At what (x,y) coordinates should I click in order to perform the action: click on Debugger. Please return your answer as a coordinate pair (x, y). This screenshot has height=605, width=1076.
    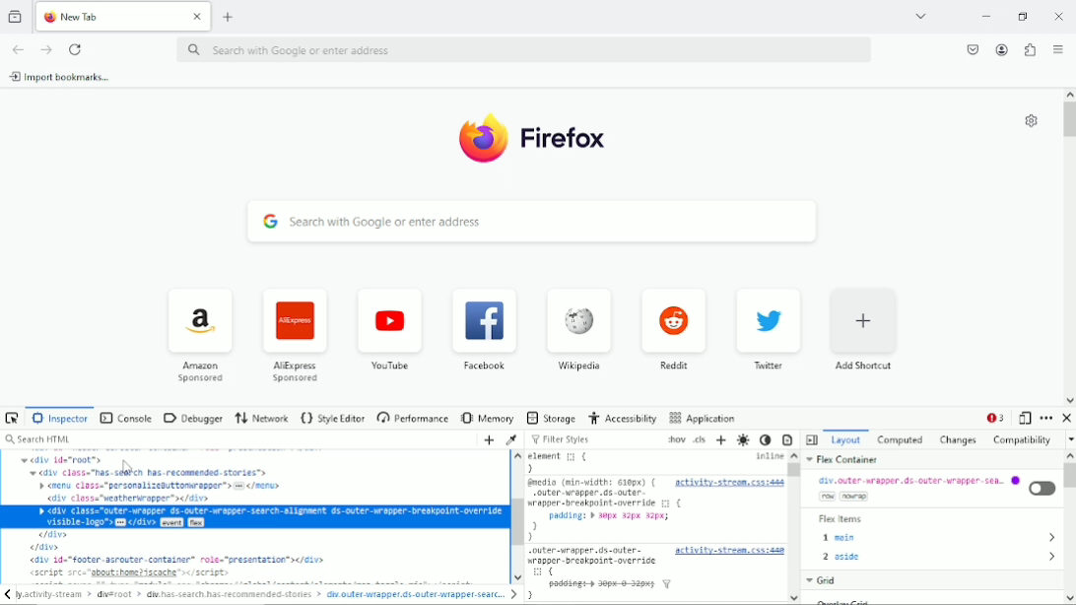
    Looking at the image, I should click on (192, 417).